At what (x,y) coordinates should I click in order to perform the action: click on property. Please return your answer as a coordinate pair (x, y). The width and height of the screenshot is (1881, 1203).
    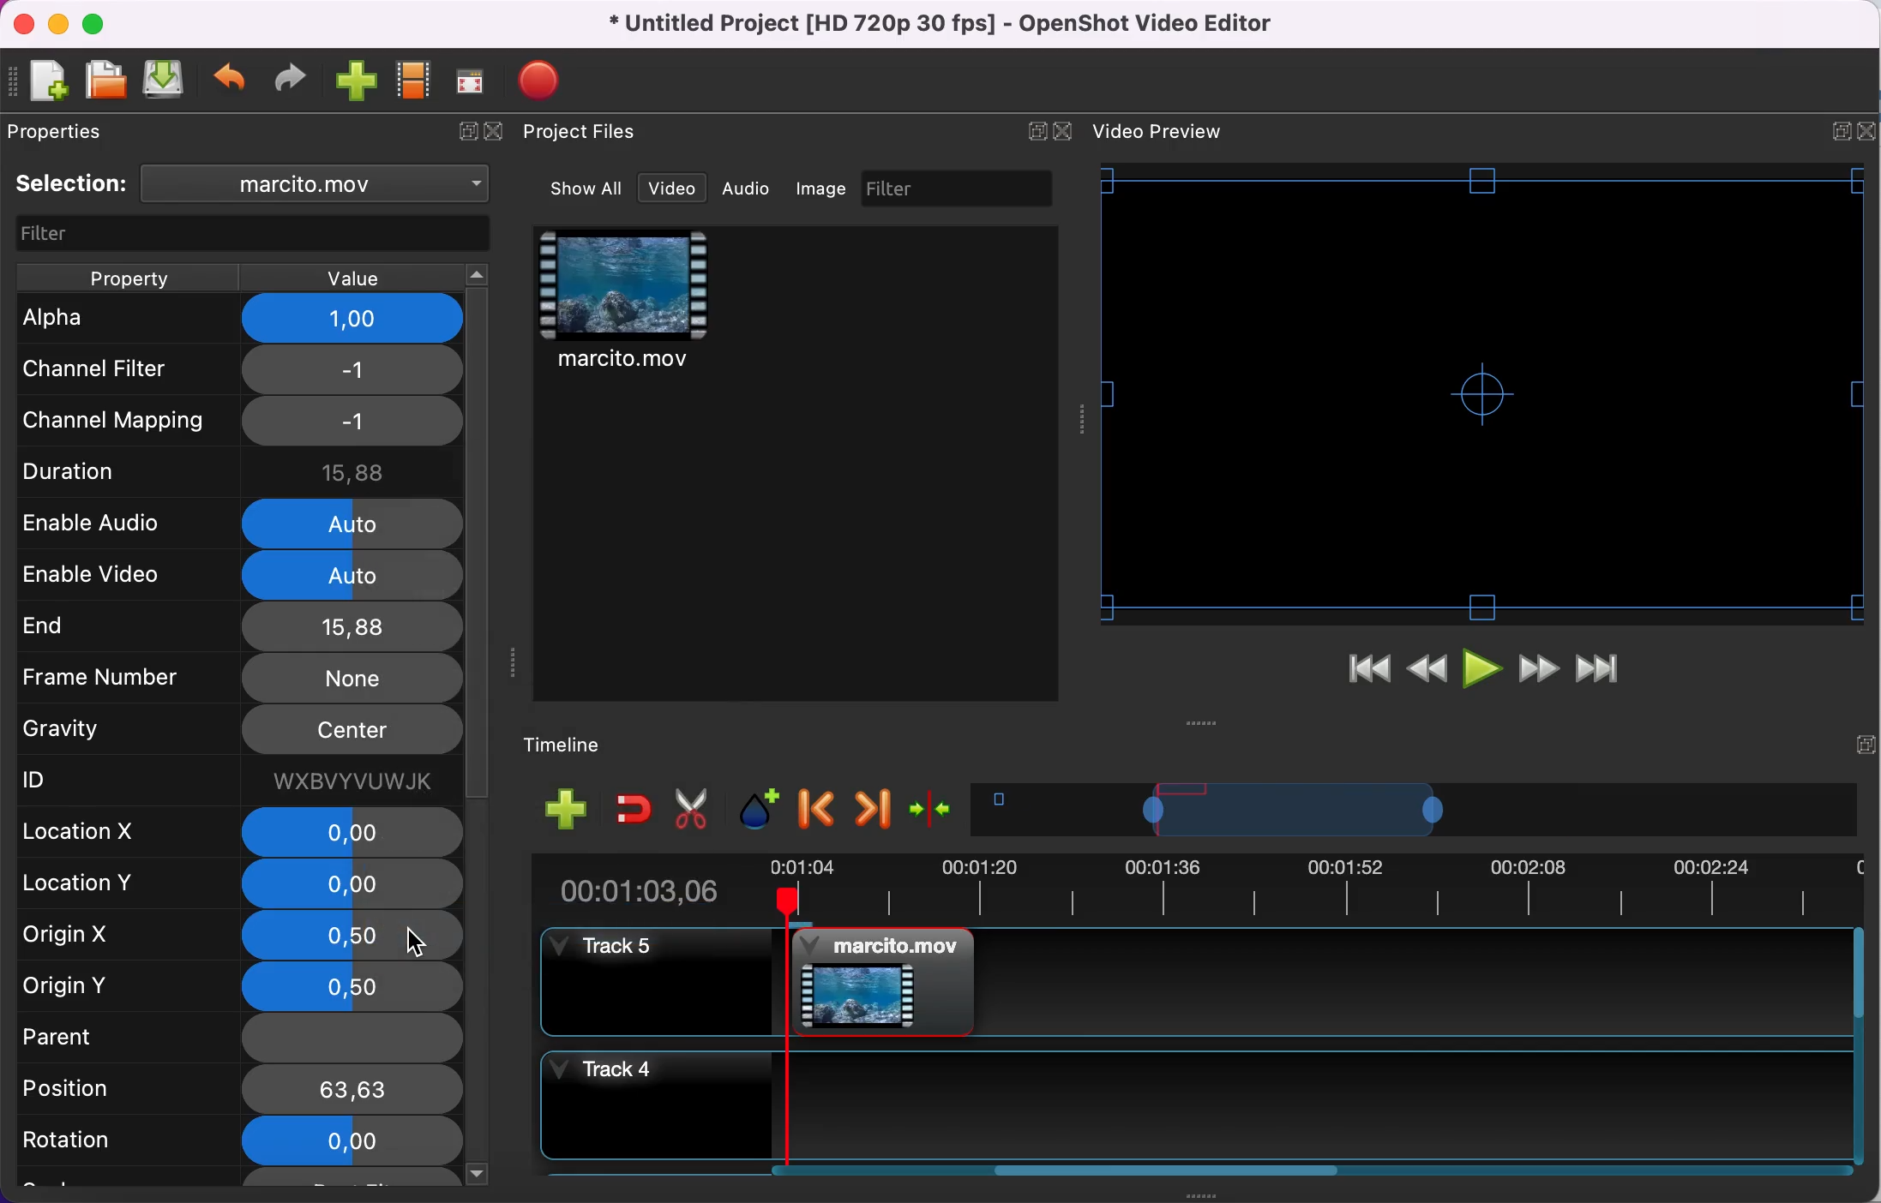
    Looking at the image, I should click on (127, 278).